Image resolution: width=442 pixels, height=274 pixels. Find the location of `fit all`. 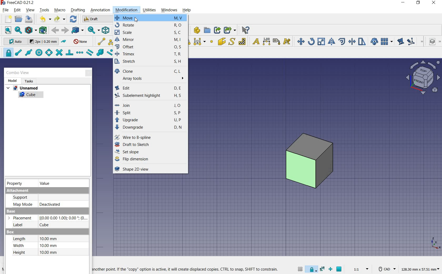

fit all is located at coordinates (6, 30).